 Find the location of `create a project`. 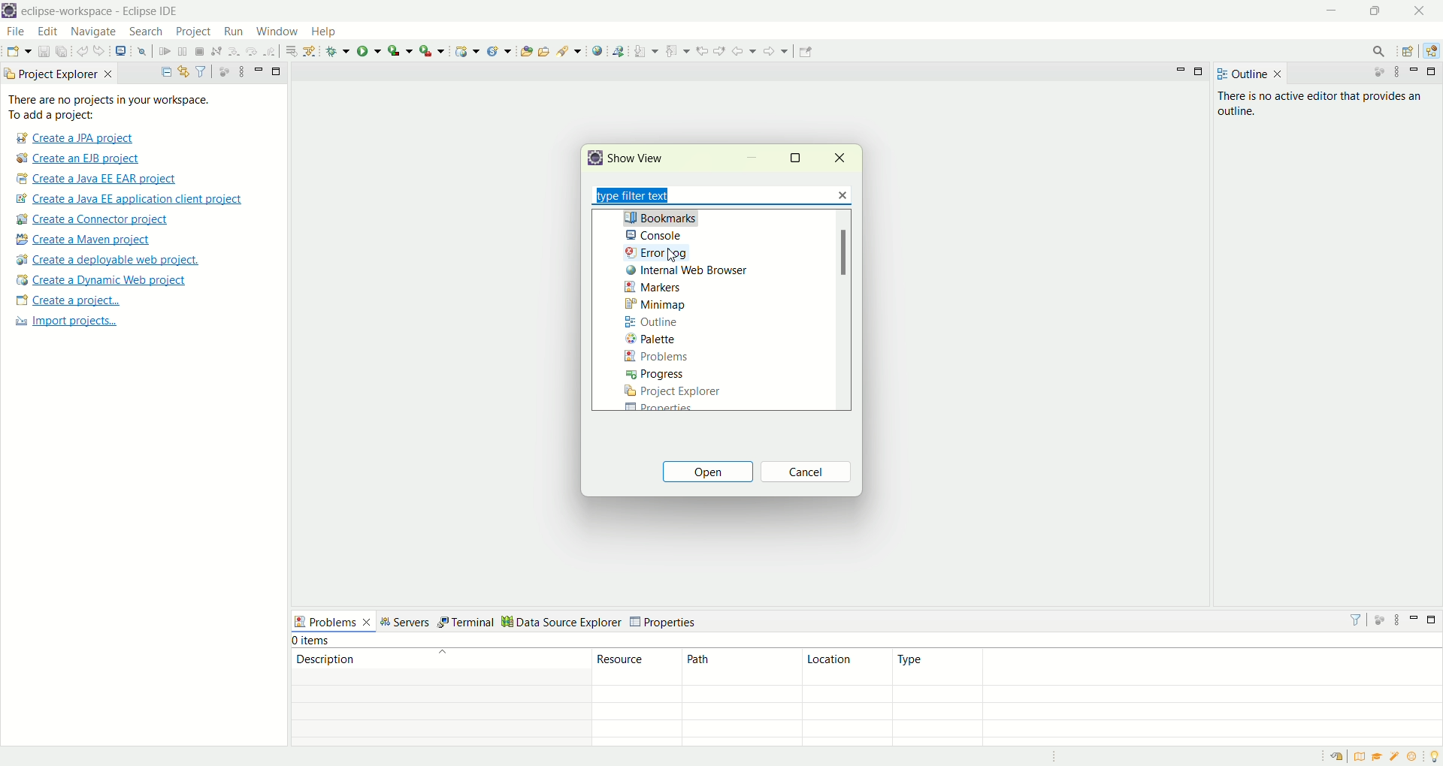

create a project is located at coordinates (66, 301).